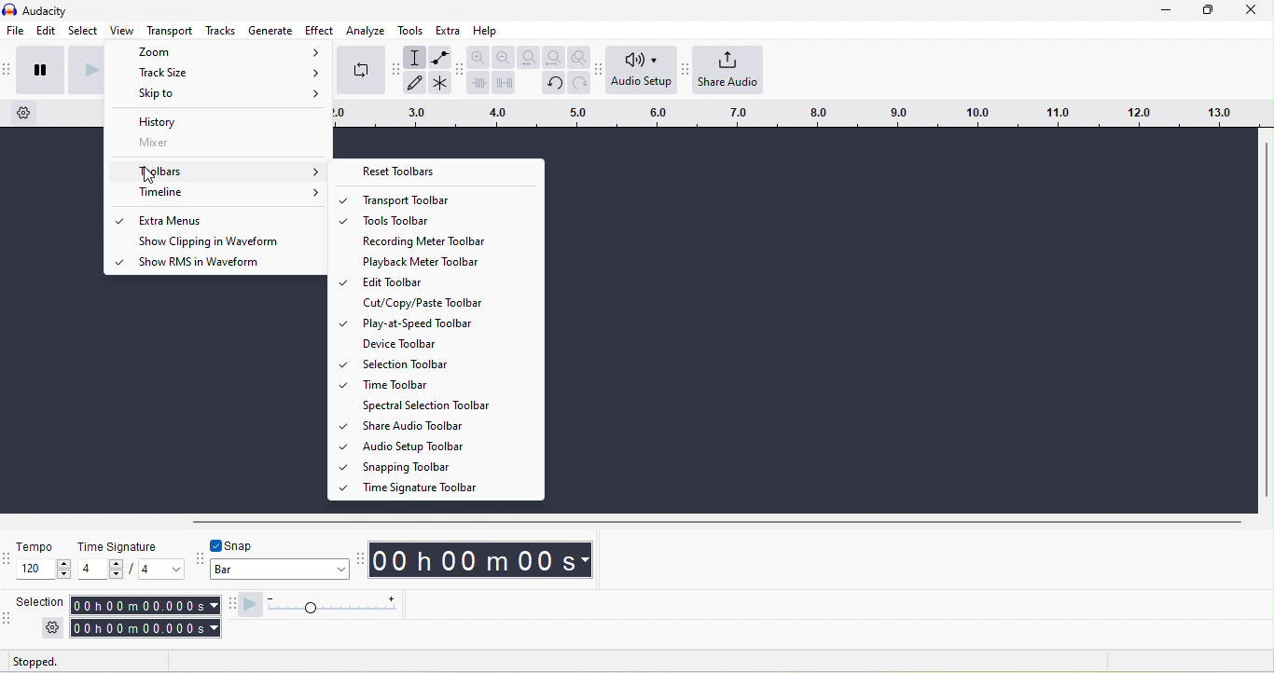 The height and width of the screenshot is (673, 1274). Describe the element at coordinates (35, 664) in the screenshot. I see `status: stopped` at that location.